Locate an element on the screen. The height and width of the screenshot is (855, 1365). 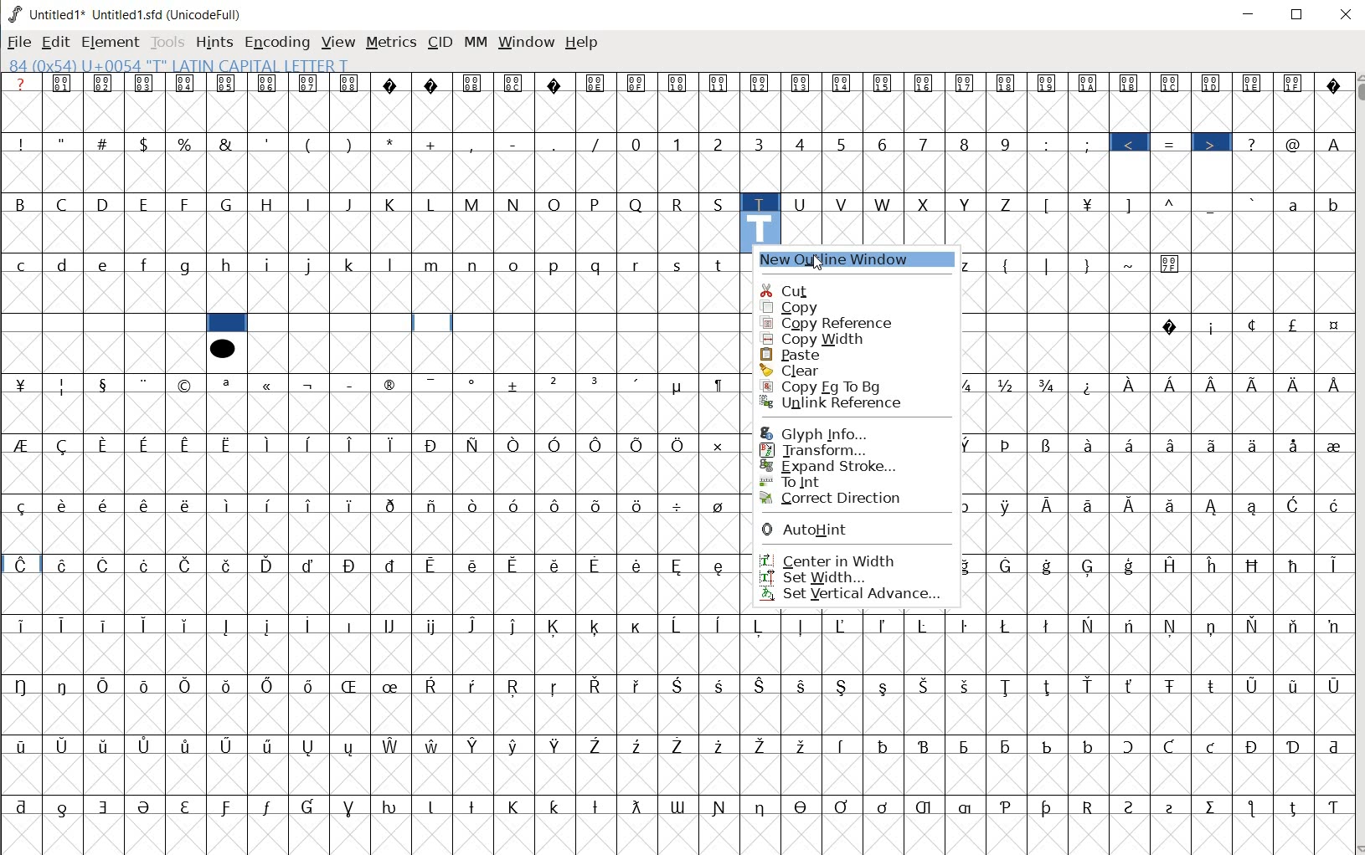
tools is located at coordinates (168, 41).